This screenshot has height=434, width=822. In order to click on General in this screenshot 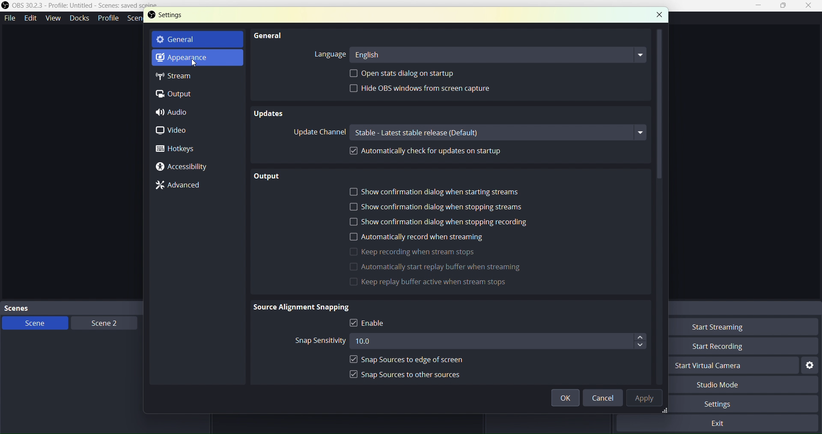, I will do `click(269, 35)`.